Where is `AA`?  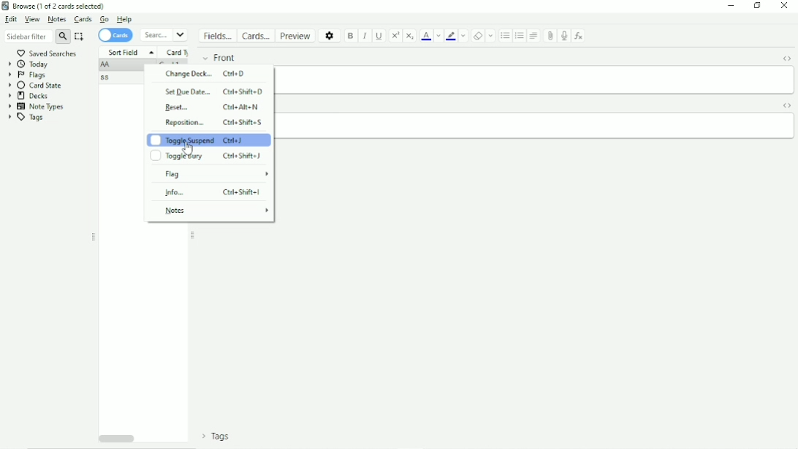 AA is located at coordinates (106, 65).